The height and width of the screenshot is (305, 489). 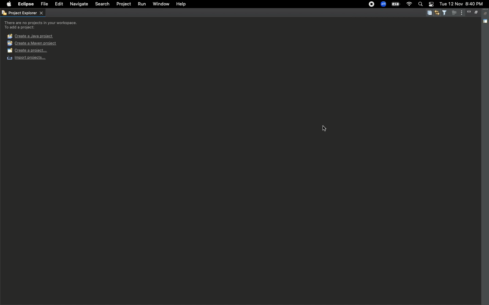 I want to click on Collapse all, so click(x=486, y=14).